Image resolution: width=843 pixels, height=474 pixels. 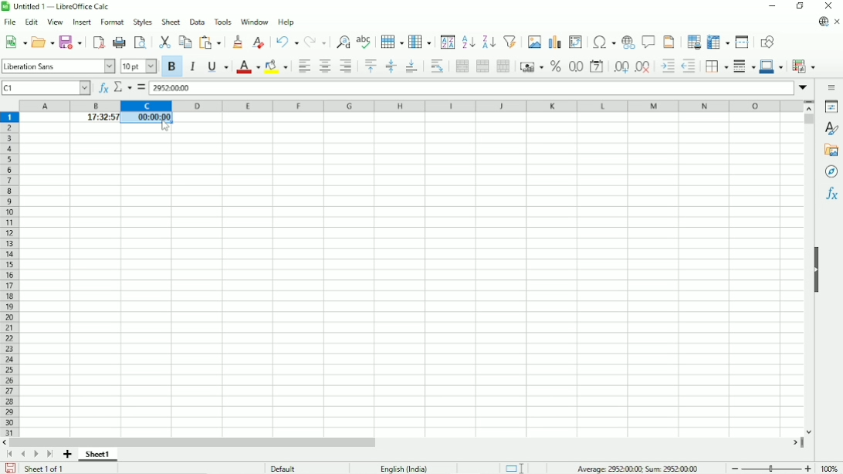 What do you see at coordinates (143, 22) in the screenshot?
I see `Styles` at bounding box center [143, 22].